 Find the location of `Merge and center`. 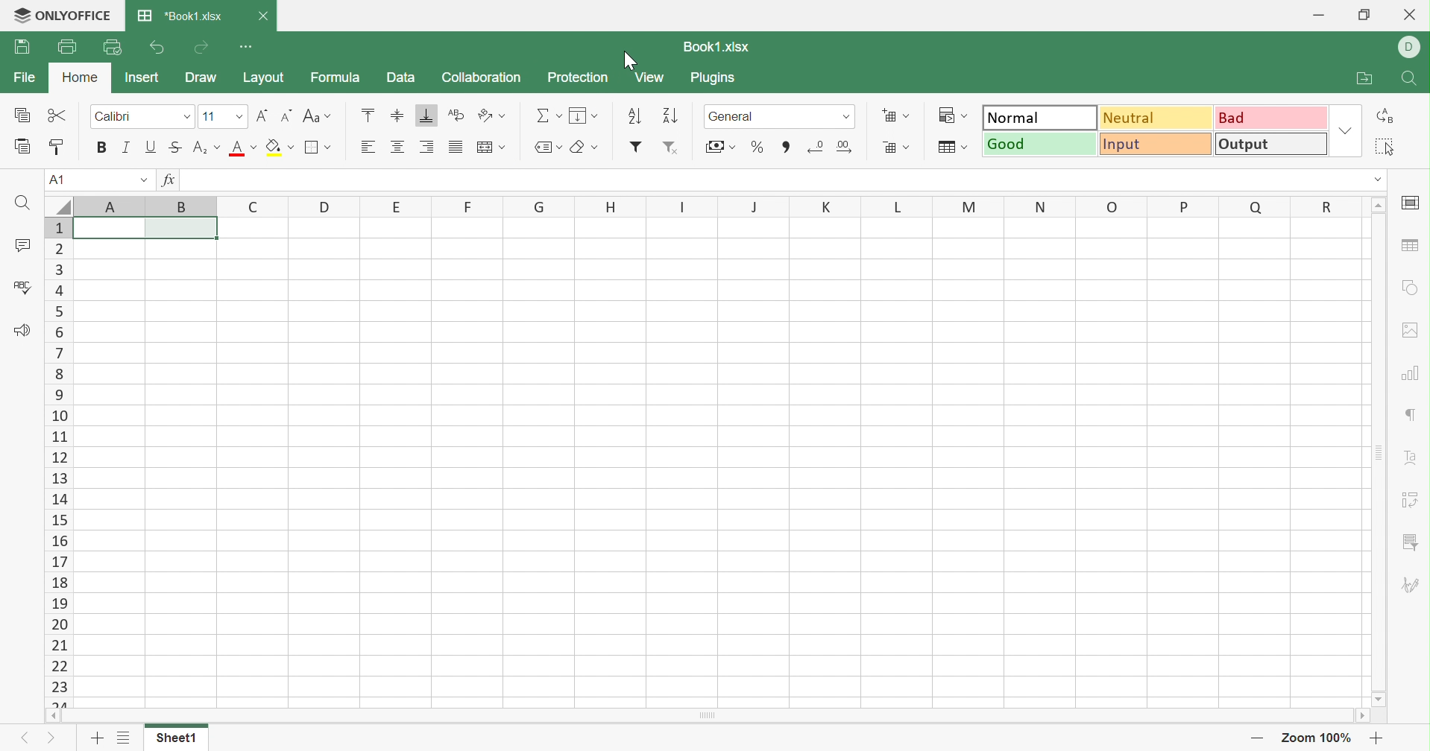

Merge and center is located at coordinates (495, 147).